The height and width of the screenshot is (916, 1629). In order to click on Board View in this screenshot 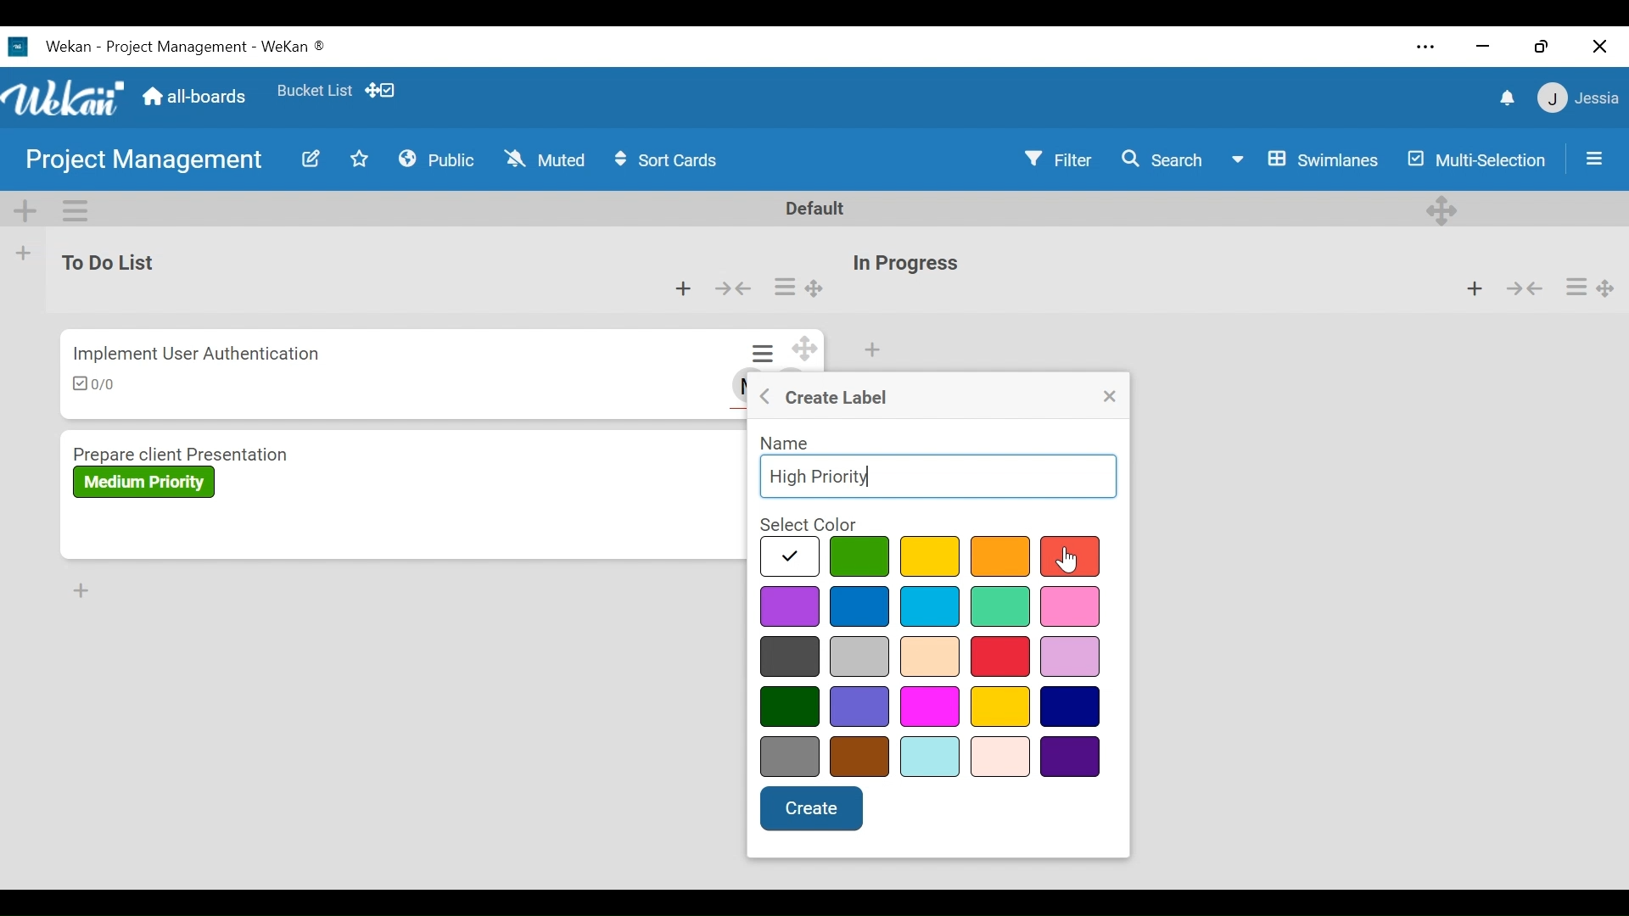, I will do `click(1304, 159)`.